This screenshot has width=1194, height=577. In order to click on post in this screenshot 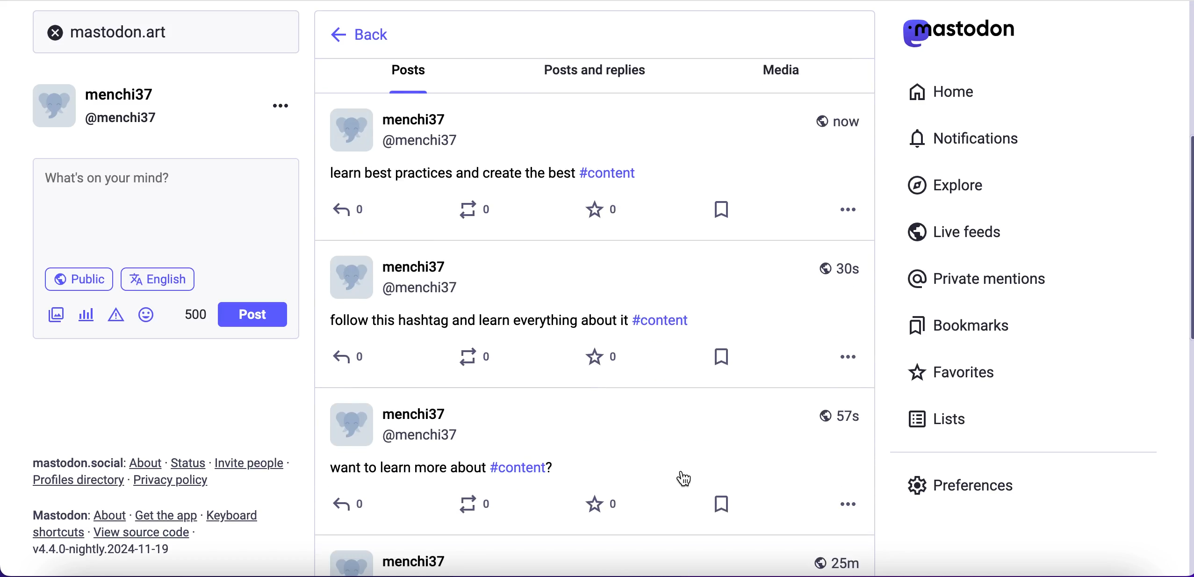, I will do `click(448, 468)`.